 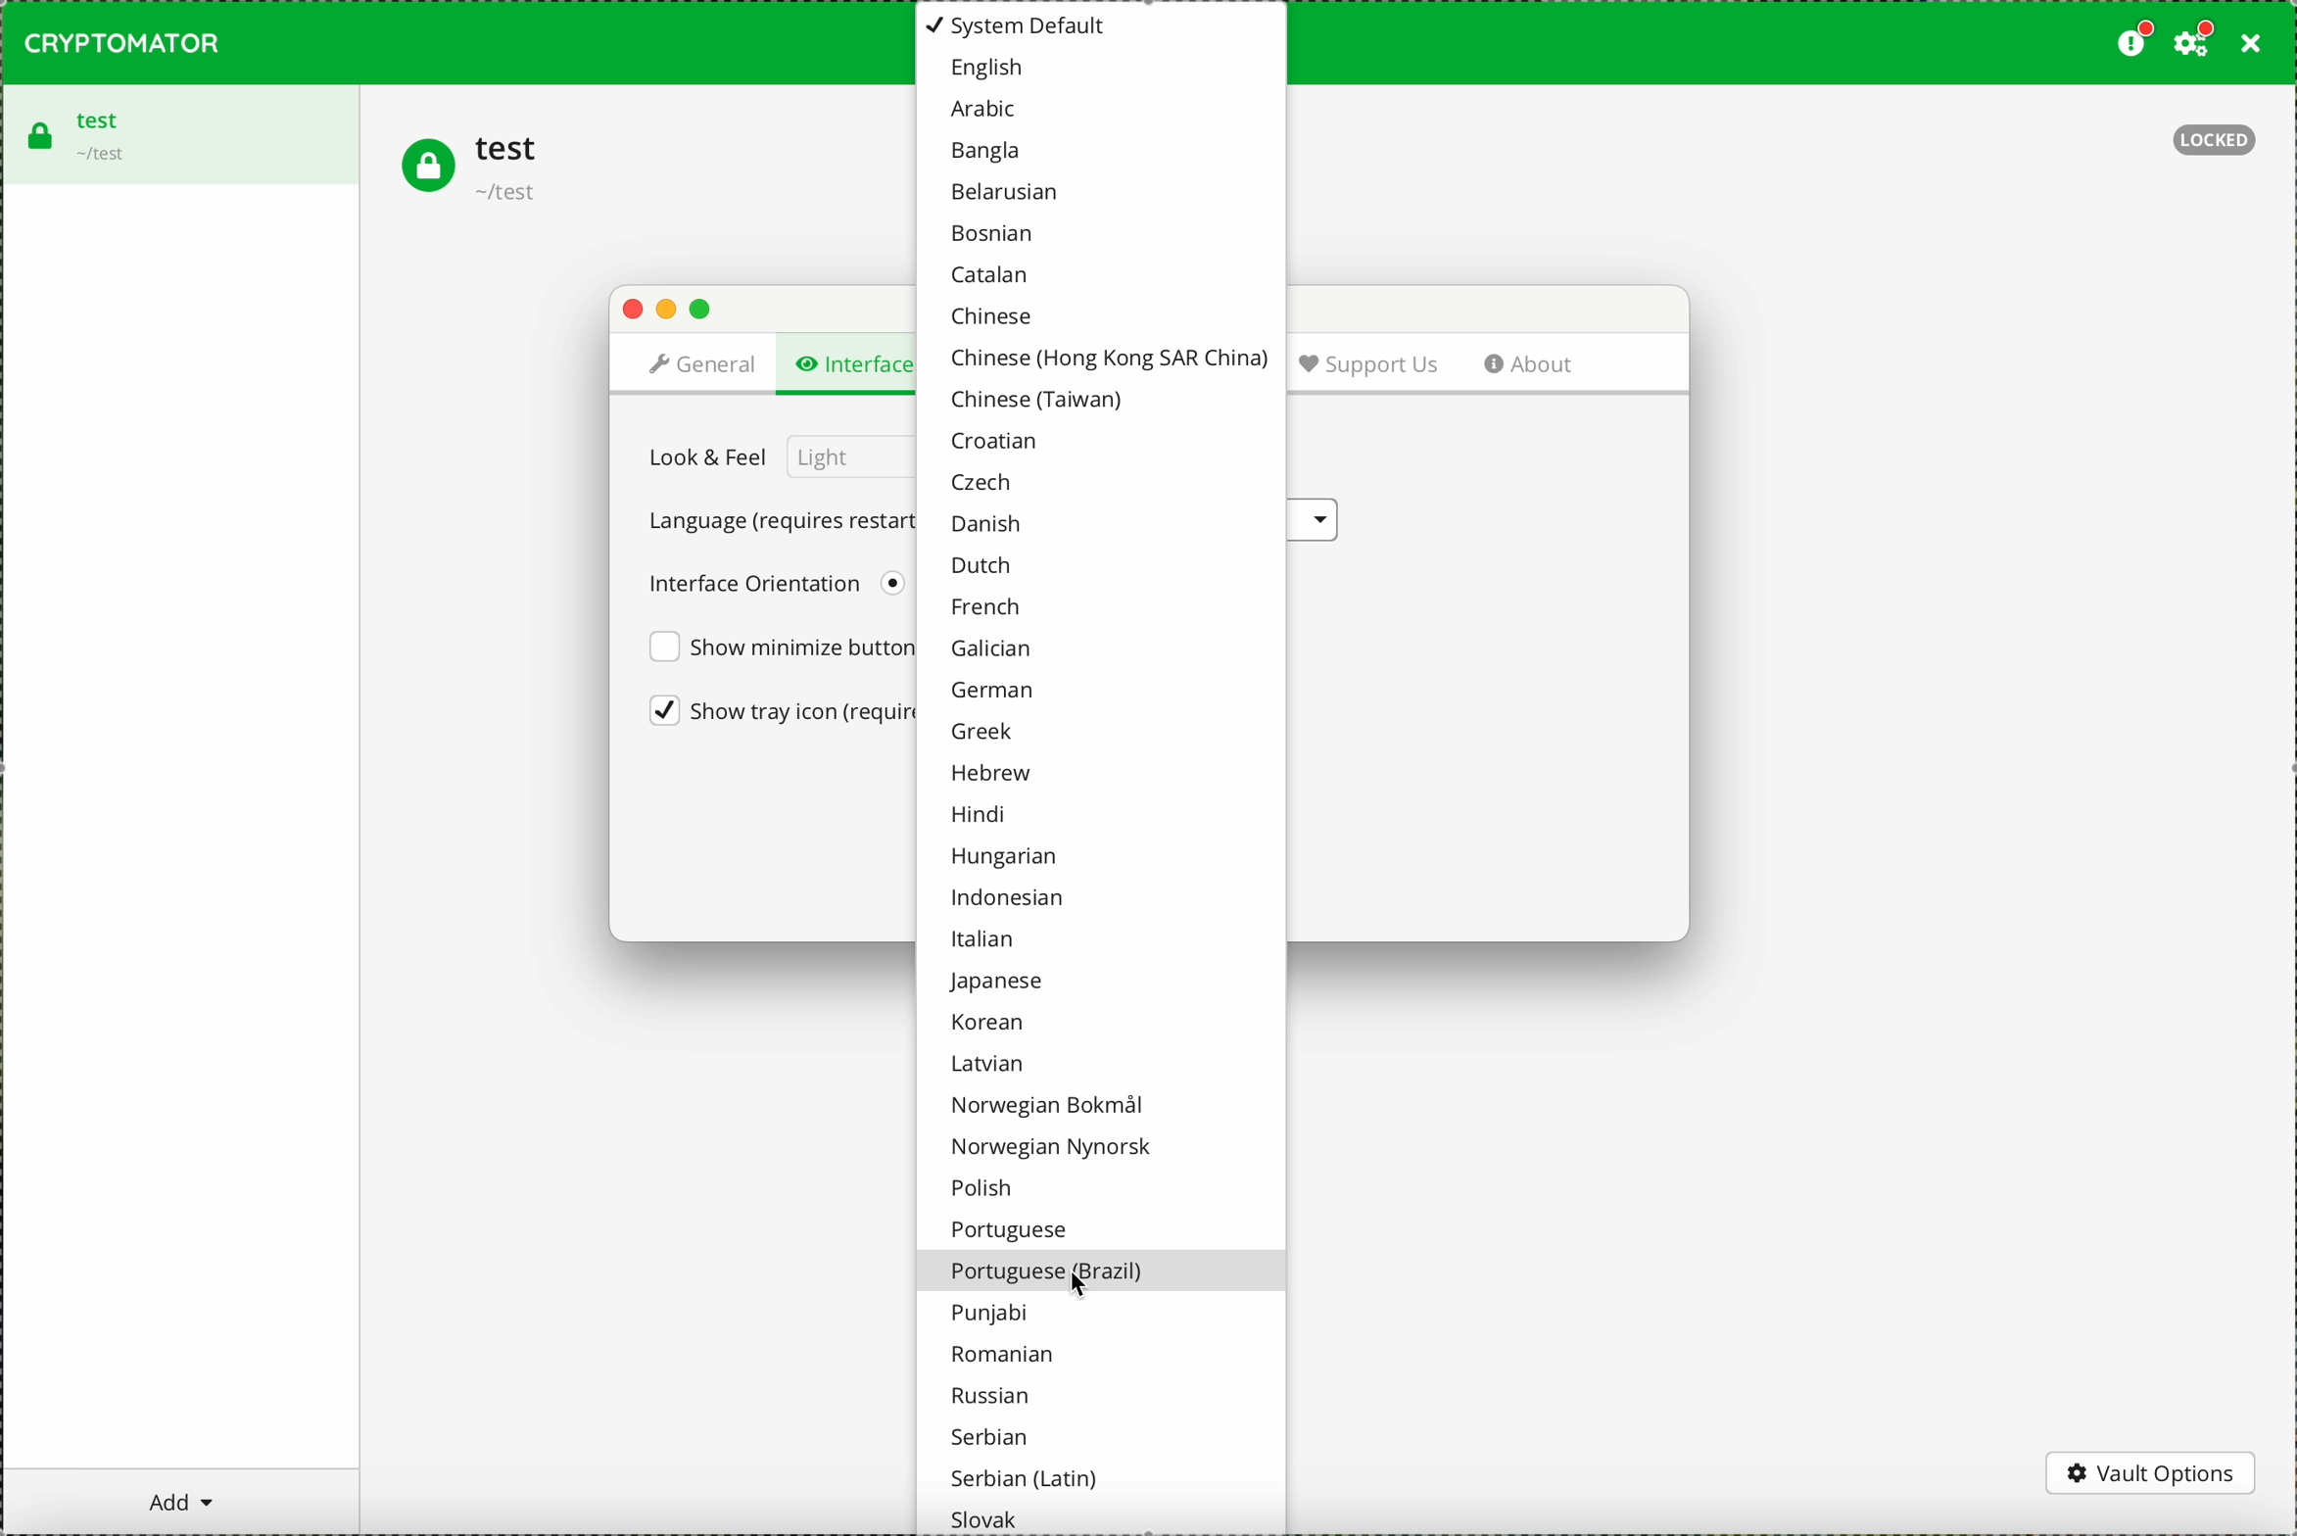 I want to click on click on language, so click(x=780, y=530).